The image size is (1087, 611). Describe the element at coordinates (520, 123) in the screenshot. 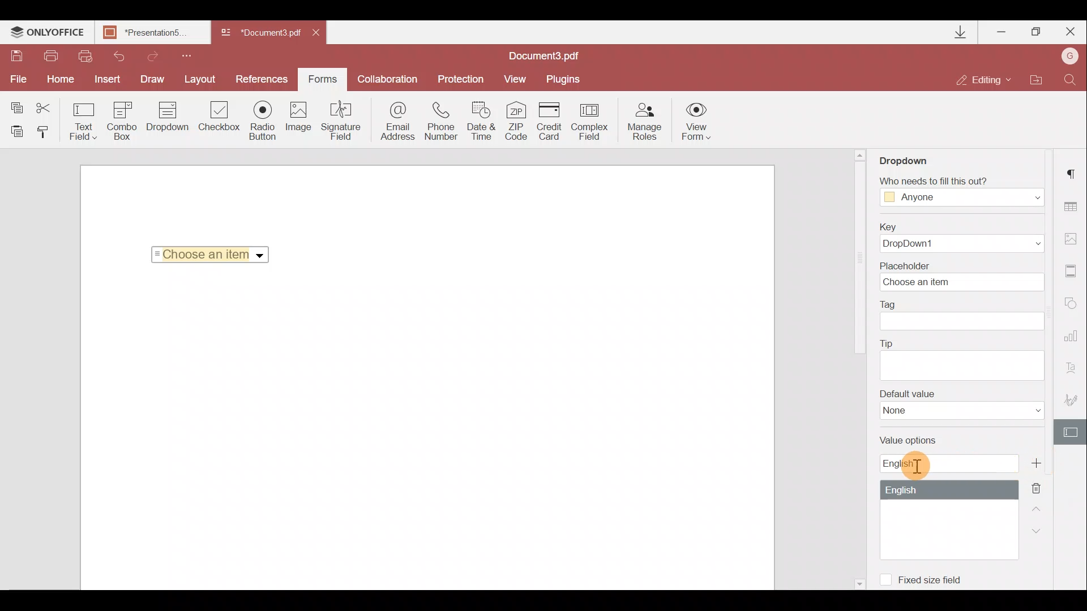

I see `ZIP code` at that location.